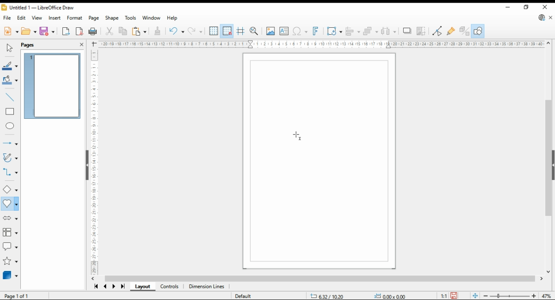  I want to click on flowchart, so click(9, 232).